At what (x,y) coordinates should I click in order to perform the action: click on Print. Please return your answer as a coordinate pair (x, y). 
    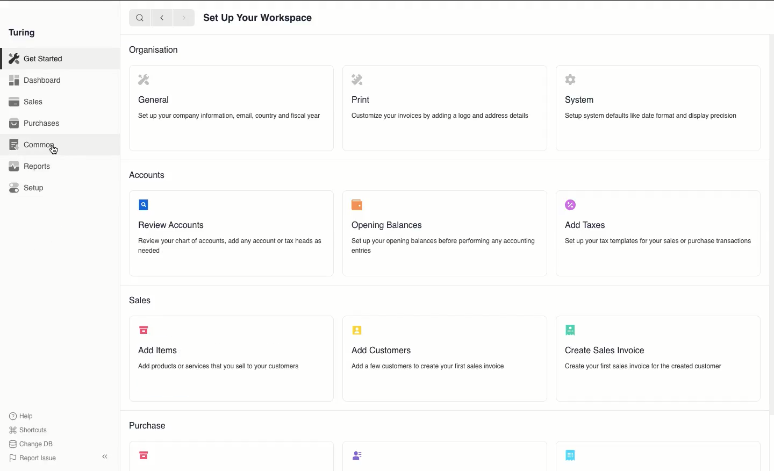
    Looking at the image, I should click on (362, 88).